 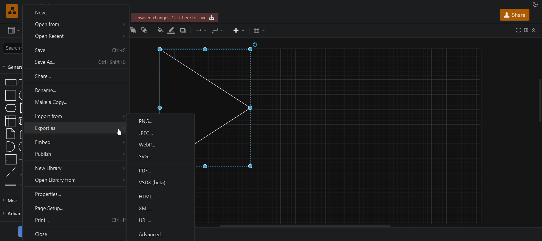 I want to click on advanced, so click(x=161, y=234).